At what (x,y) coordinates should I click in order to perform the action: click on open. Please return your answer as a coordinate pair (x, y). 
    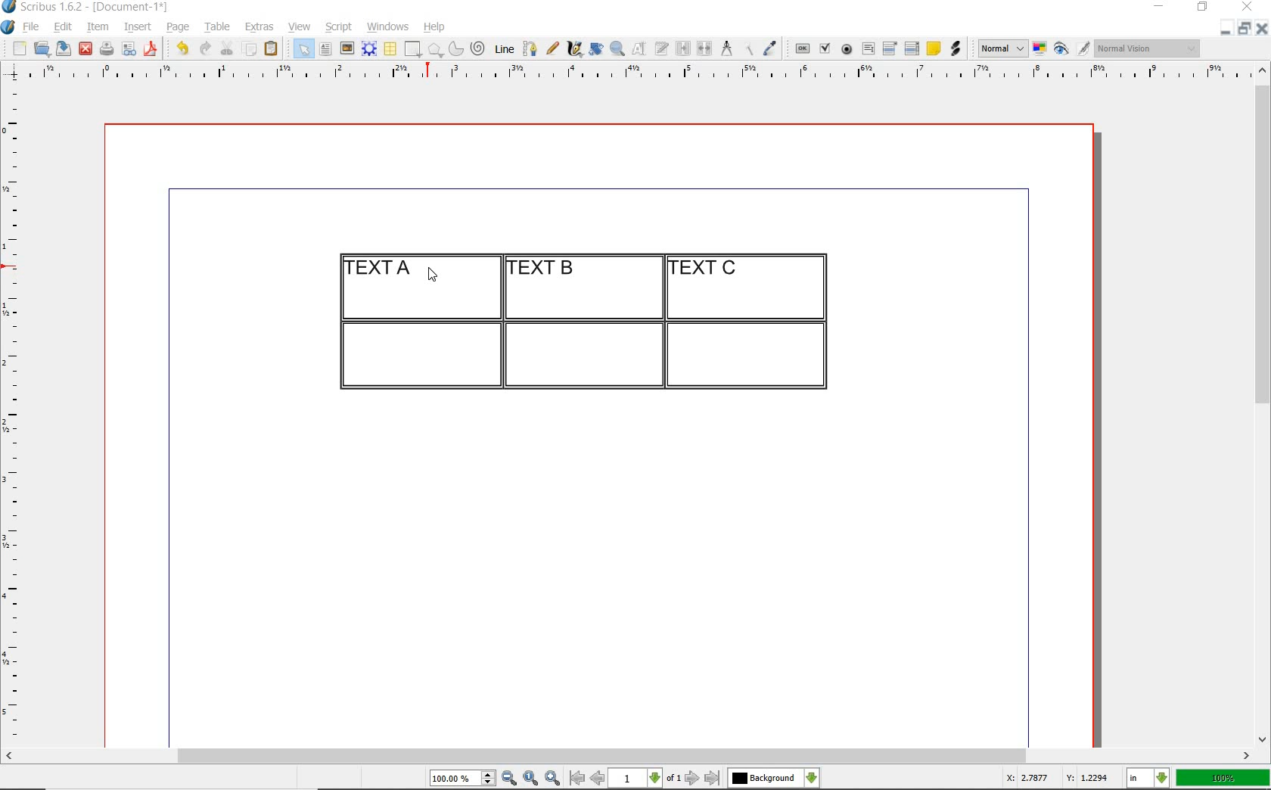
    Looking at the image, I should click on (41, 48).